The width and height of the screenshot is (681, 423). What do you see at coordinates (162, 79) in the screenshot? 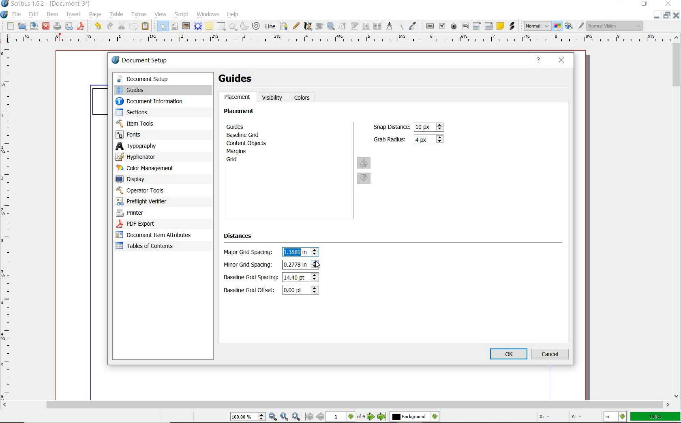
I see `document setup` at bounding box center [162, 79].